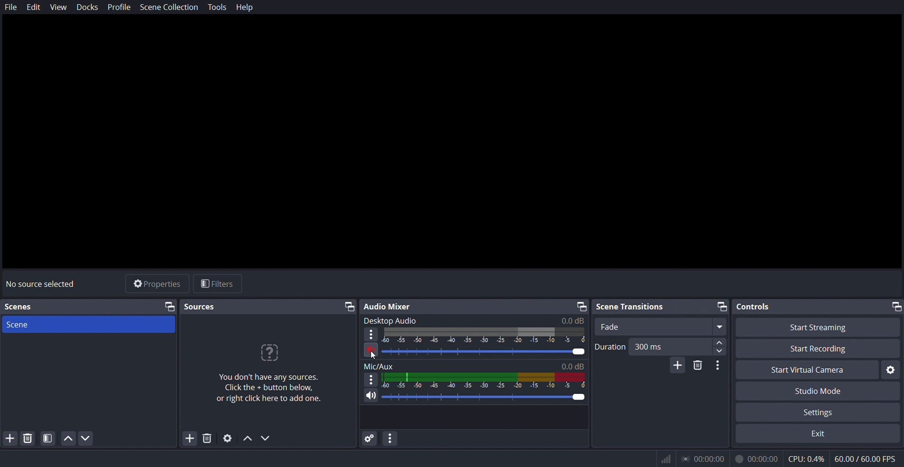  Describe the element at coordinates (392, 438) in the screenshot. I see `configure audio settings` at that location.